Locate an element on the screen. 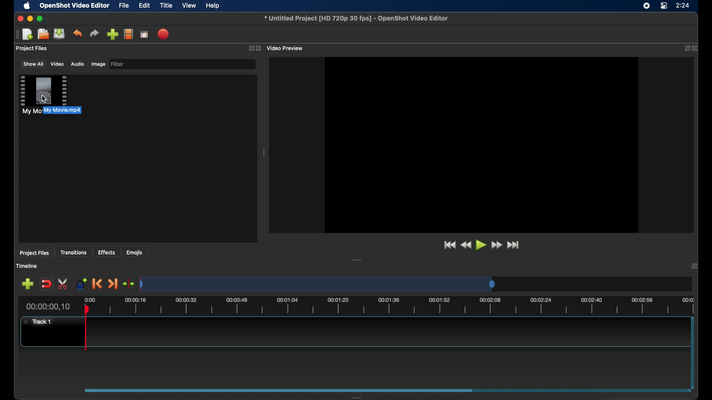 The width and height of the screenshot is (712, 400). full screen is located at coordinates (144, 35).